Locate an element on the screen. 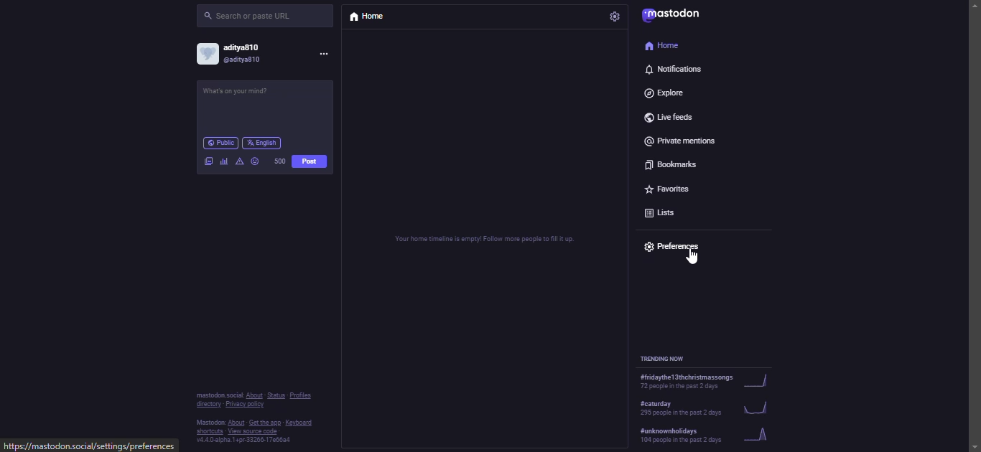 The height and width of the screenshot is (452, 981). trending is located at coordinates (702, 382).